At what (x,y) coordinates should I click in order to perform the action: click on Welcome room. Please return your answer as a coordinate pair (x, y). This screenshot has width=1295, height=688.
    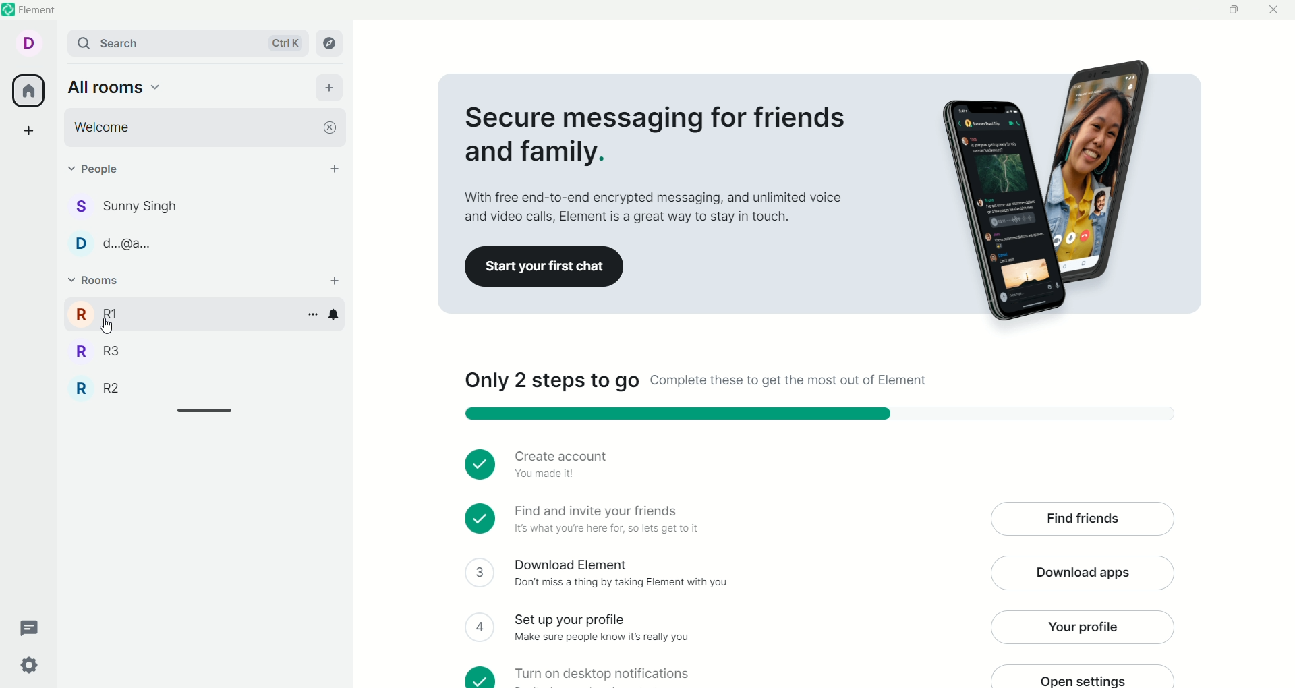
    Looking at the image, I should click on (192, 127).